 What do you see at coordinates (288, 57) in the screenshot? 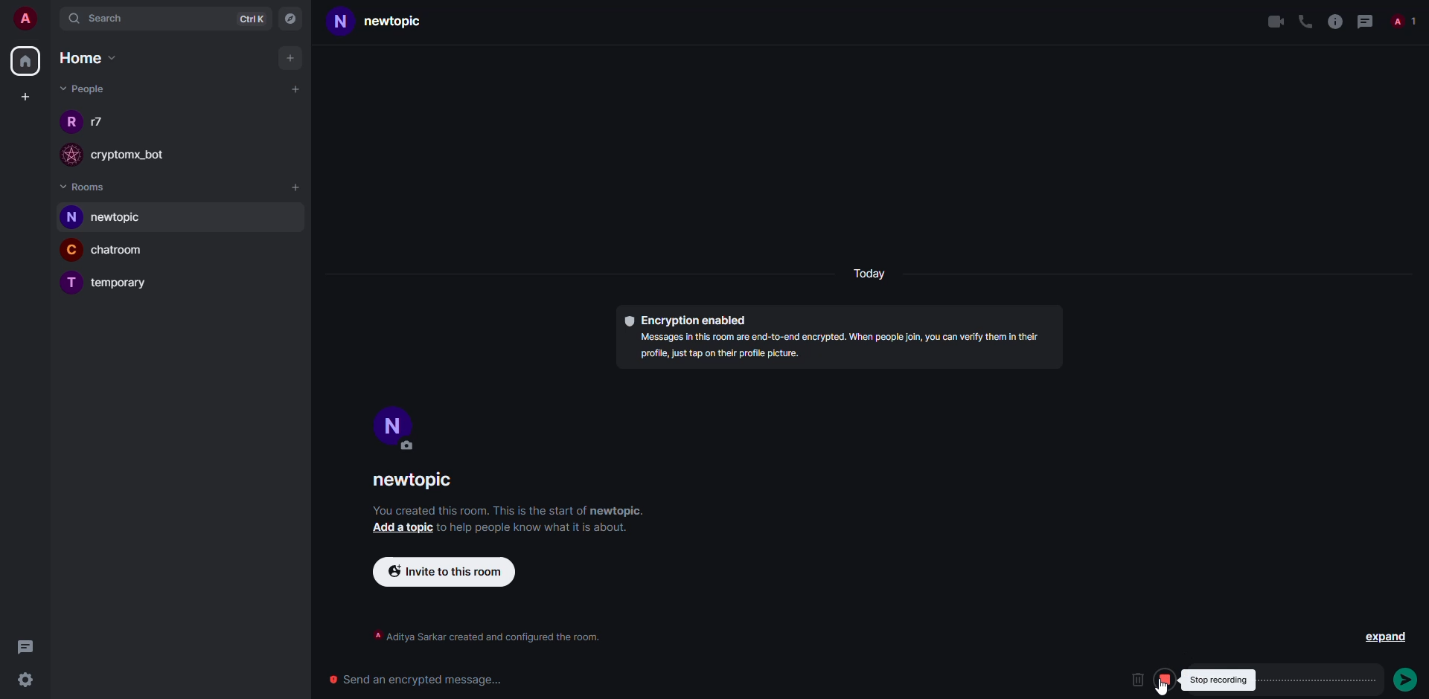
I see `add` at bounding box center [288, 57].